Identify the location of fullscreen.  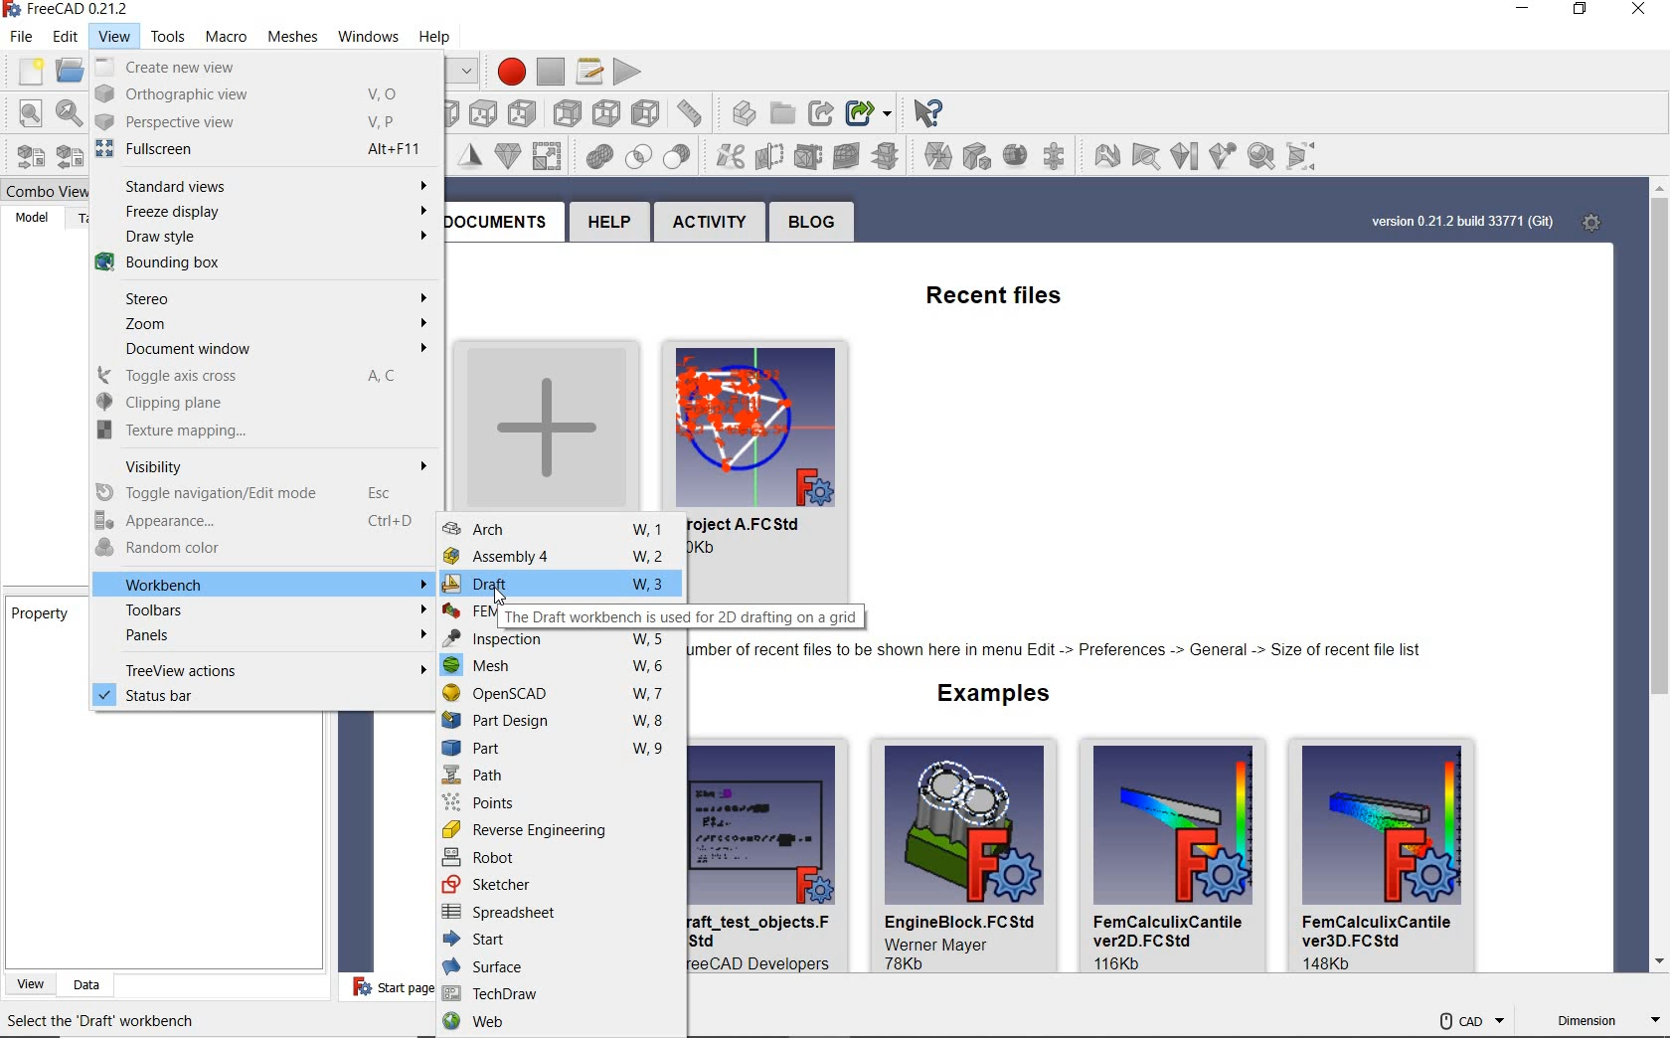
(255, 149).